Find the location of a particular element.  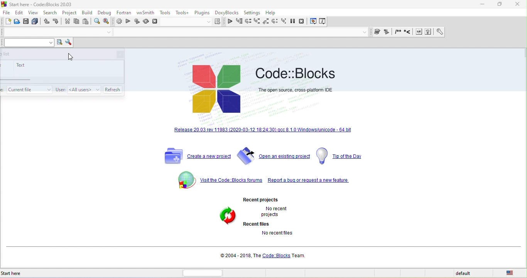

break debugger is located at coordinates (295, 22).